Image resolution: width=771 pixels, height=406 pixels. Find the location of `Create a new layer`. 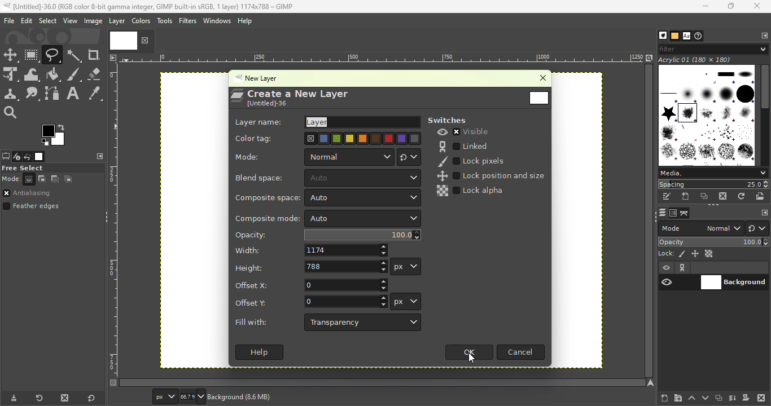

Create a new layer is located at coordinates (664, 396).